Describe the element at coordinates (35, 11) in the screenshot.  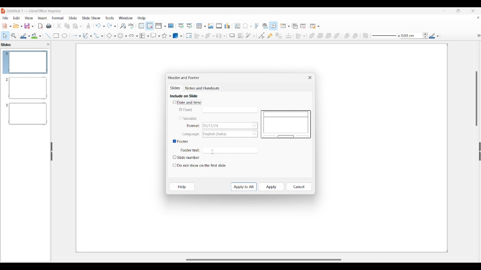
I see `Software and project name` at that location.